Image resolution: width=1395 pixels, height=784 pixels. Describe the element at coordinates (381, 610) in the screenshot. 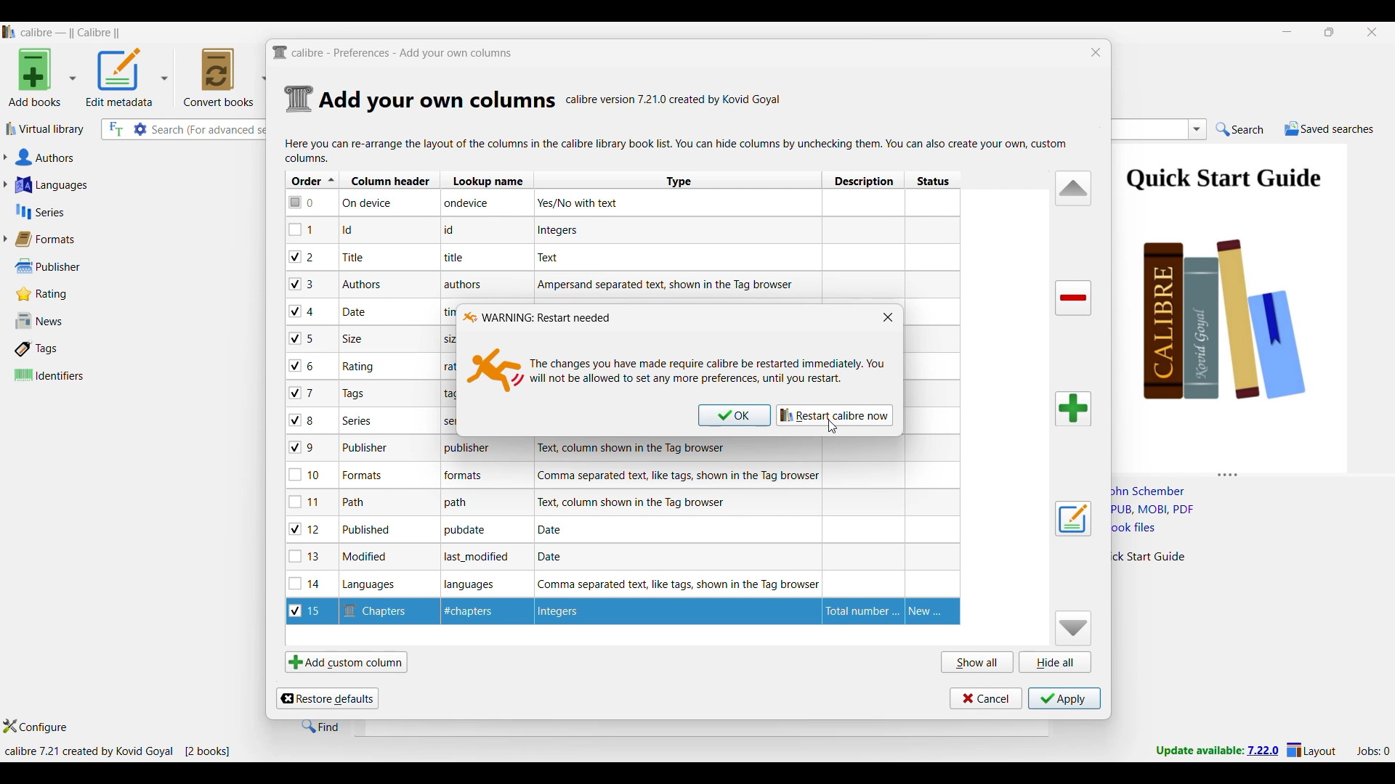

I see `Chapters` at that location.